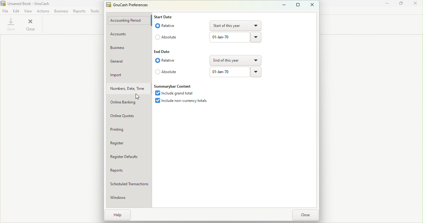 This screenshot has width=423, height=223. I want to click on Relative, so click(165, 60).